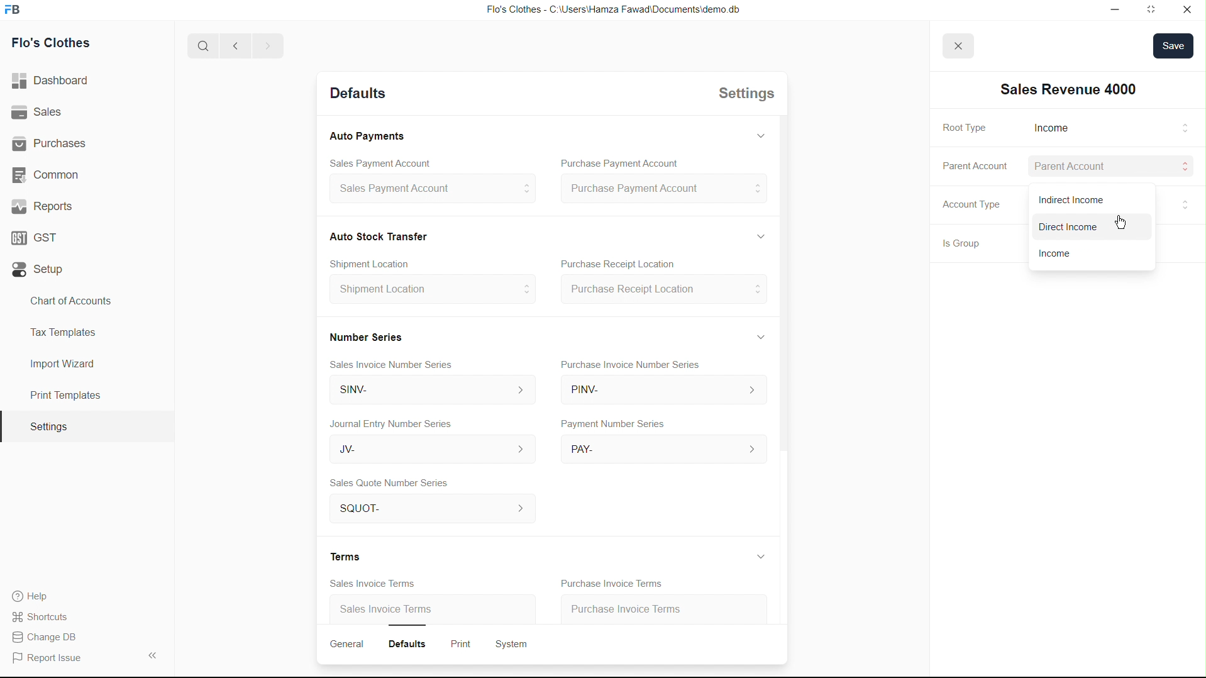  I want to click on Cash, so click(1080, 199).